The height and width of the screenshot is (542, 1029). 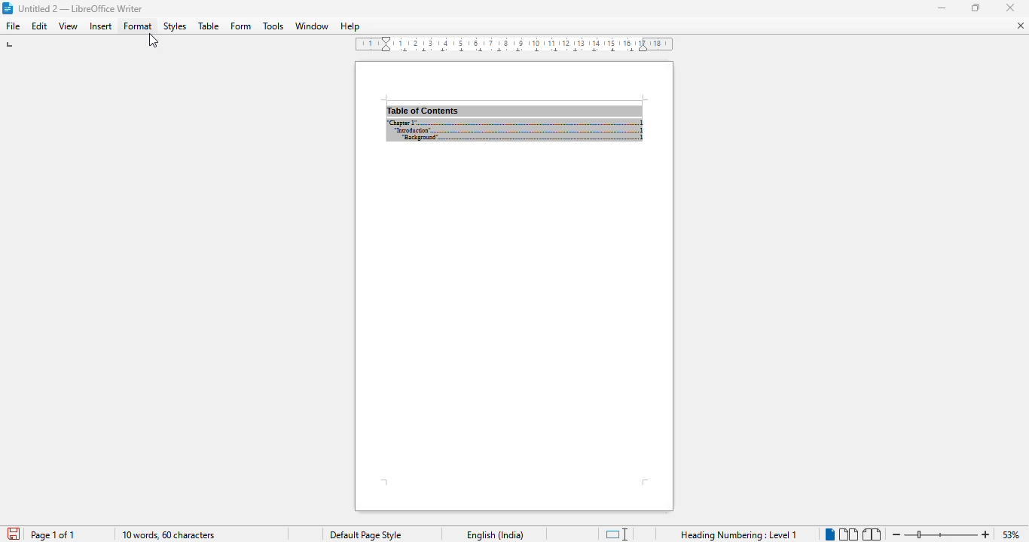 I want to click on file, so click(x=13, y=26).